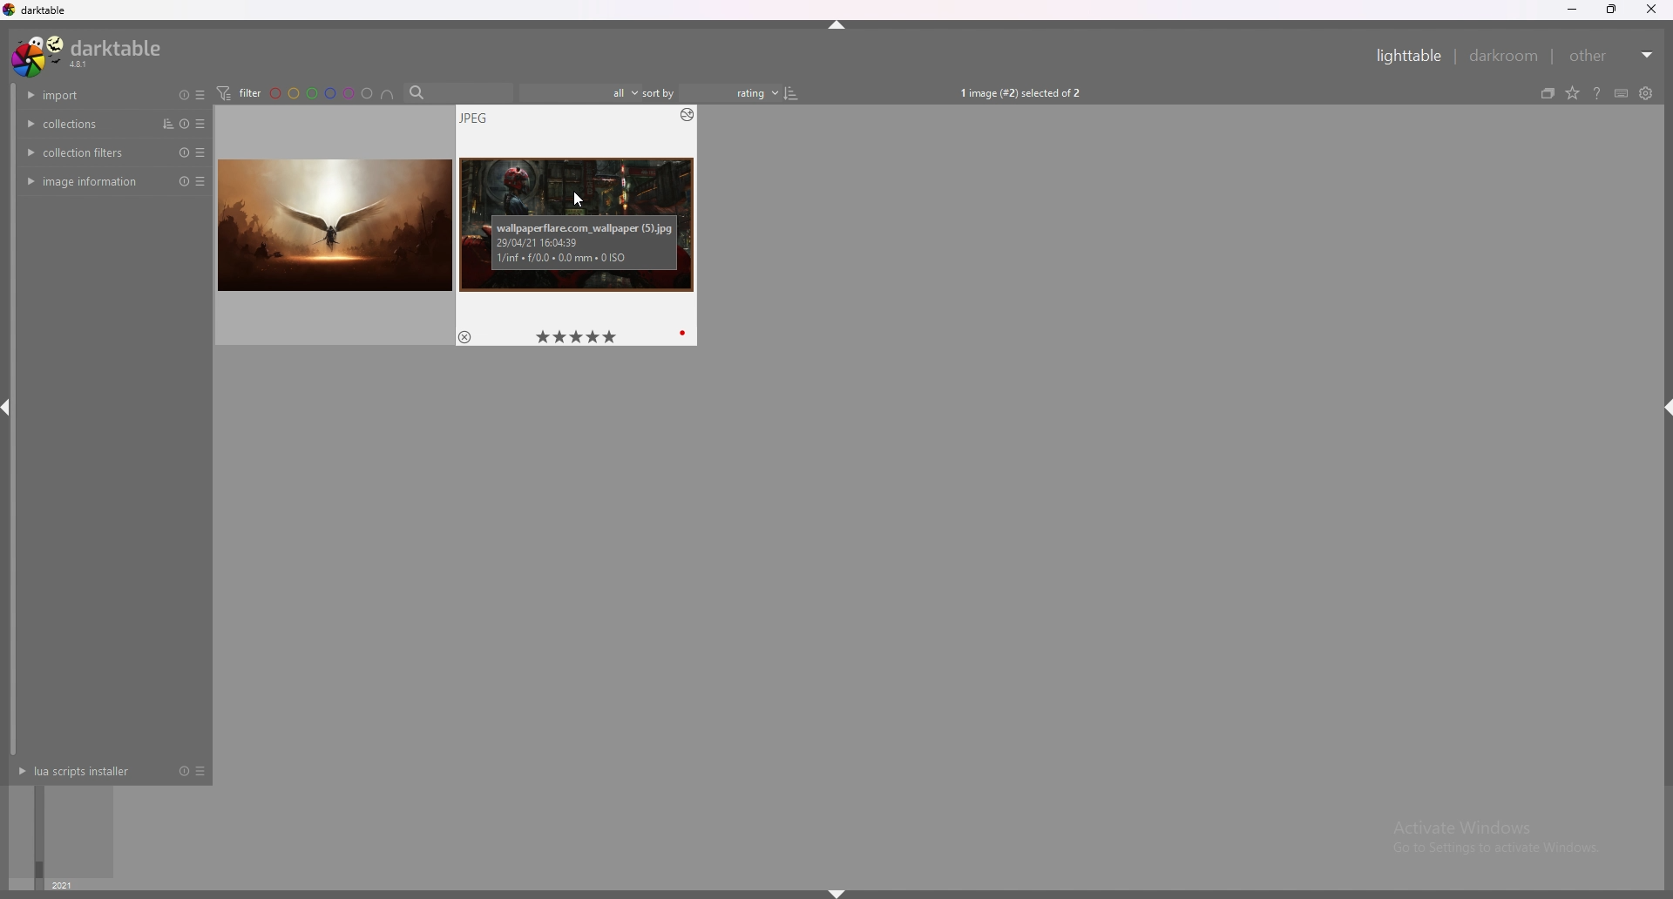 The height and width of the screenshot is (899, 1673). I want to click on image, so click(335, 225).